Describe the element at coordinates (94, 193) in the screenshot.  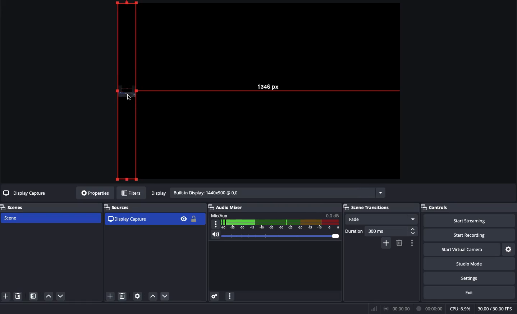
I see `Properties` at that location.